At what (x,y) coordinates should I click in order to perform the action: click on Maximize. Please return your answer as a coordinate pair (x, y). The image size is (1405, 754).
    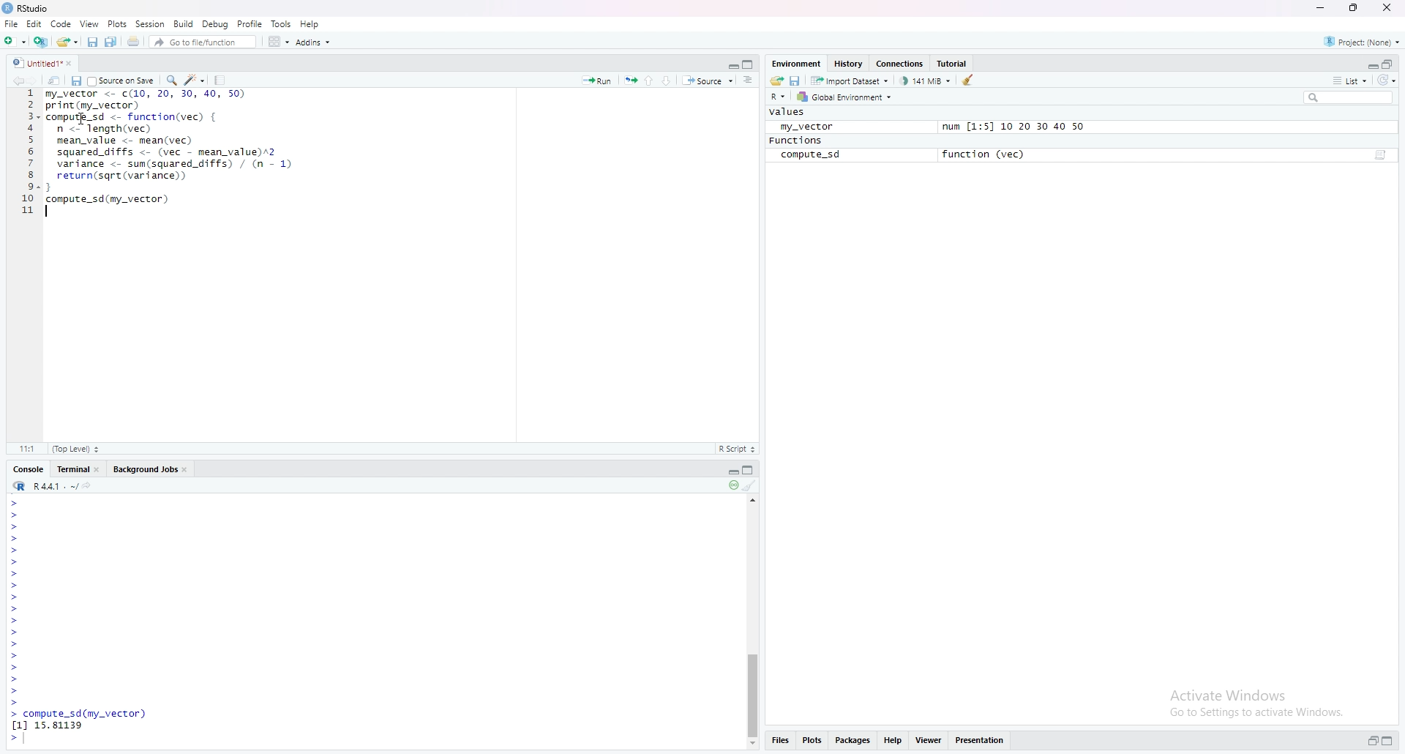
    Looking at the image, I should click on (1387, 740).